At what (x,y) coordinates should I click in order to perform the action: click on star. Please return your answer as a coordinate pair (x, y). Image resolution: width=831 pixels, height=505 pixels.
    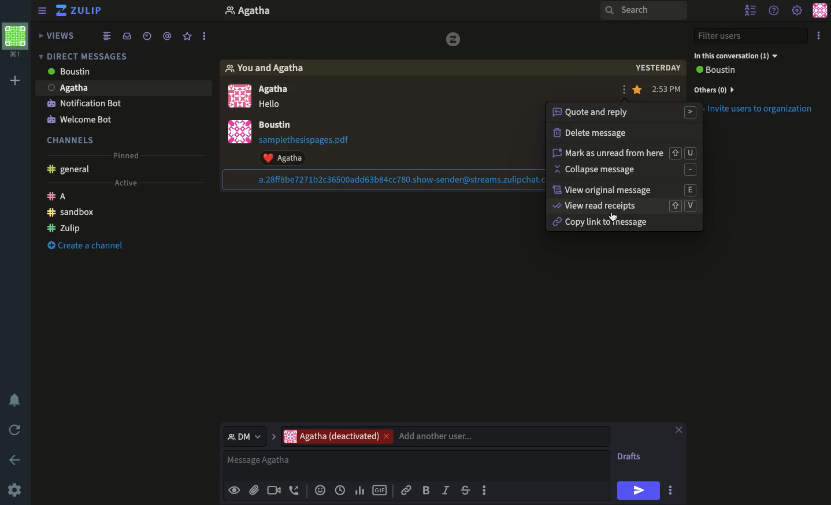
    Looking at the image, I should click on (638, 90).